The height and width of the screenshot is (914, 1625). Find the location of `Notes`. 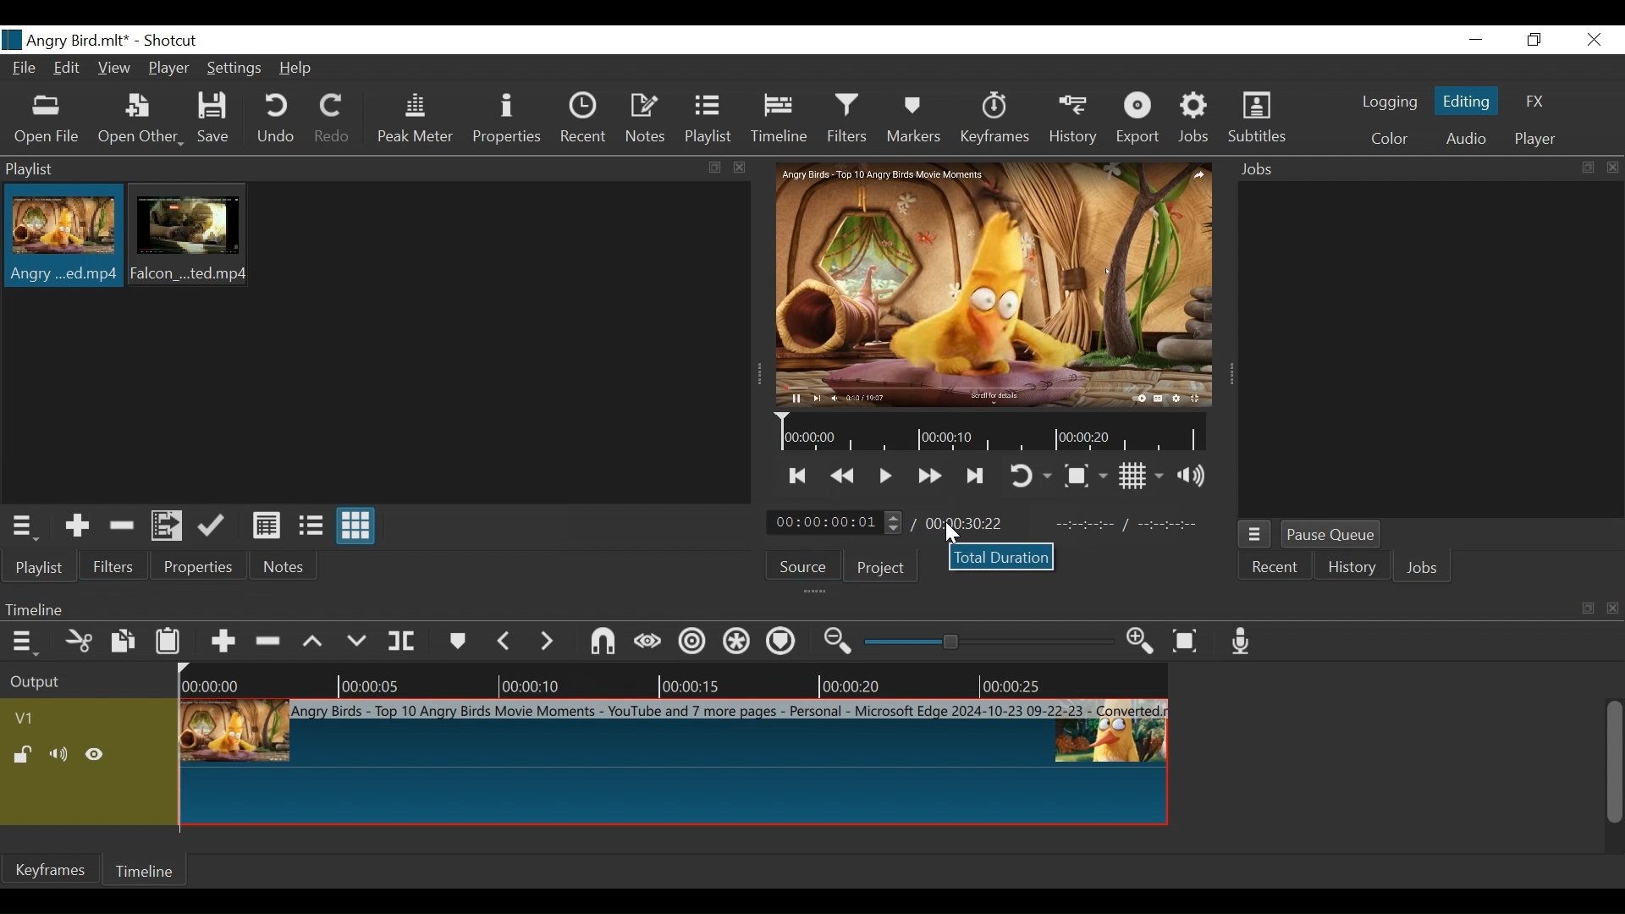

Notes is located at coordinates (283, 566).